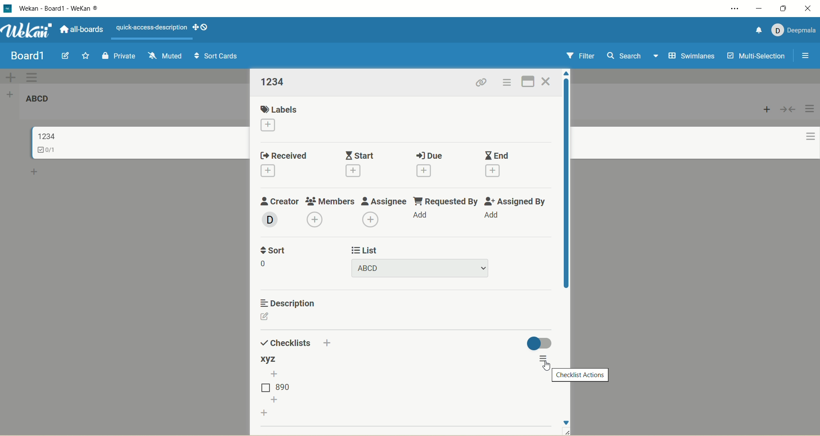 The width and height of the screenshot is (820, 436). What do you see at coordinates (411, 77) in the screenshot?
I see `default` at bounding box center [411, 77].